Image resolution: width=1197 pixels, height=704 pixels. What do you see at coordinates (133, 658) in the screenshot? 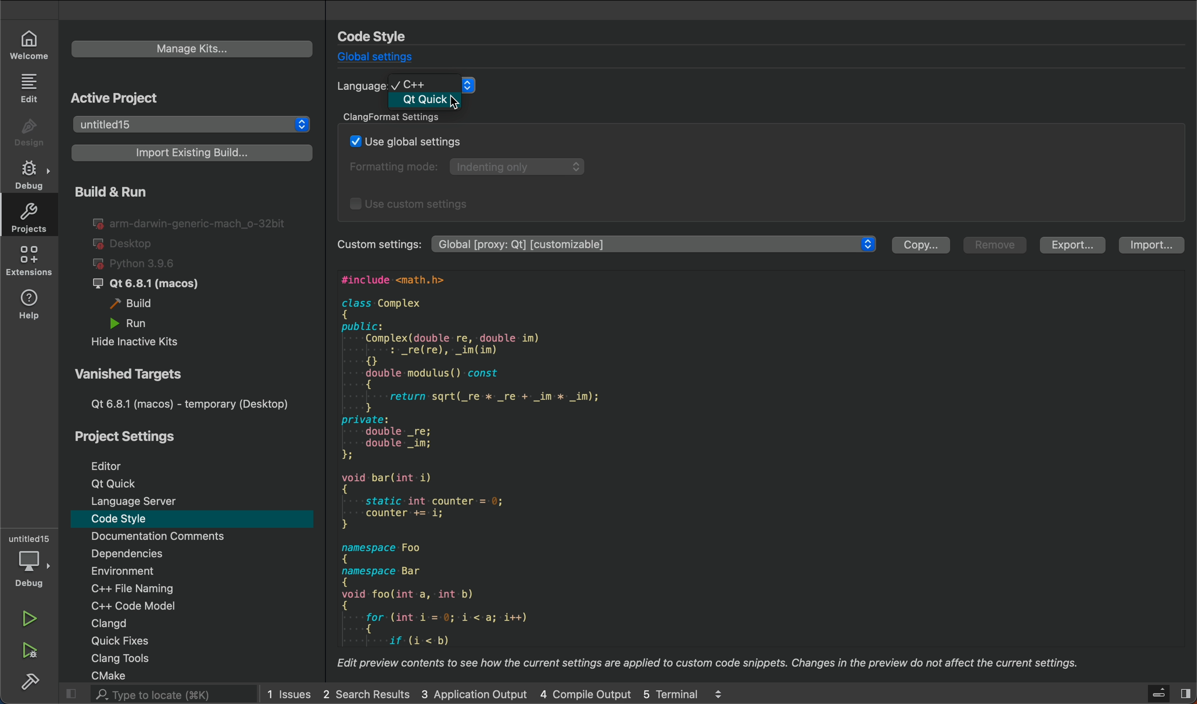
I see `tools` at bounding box center [133, 658].